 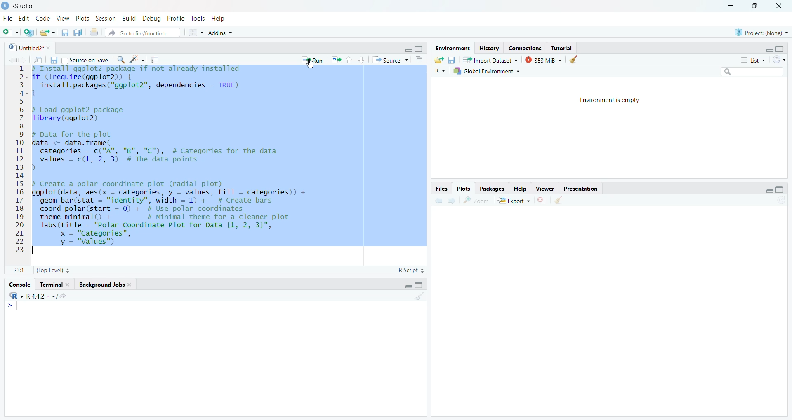 What do you see at coordinates (577, 60) in the screenshot?
I see `clear history` at bounding box center [577, 60].